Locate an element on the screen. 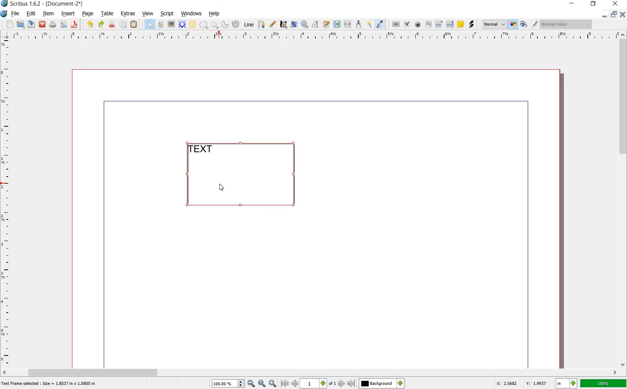 This screenshot has width=627, height=389. pdf text field is located at coordinates (428, 24).